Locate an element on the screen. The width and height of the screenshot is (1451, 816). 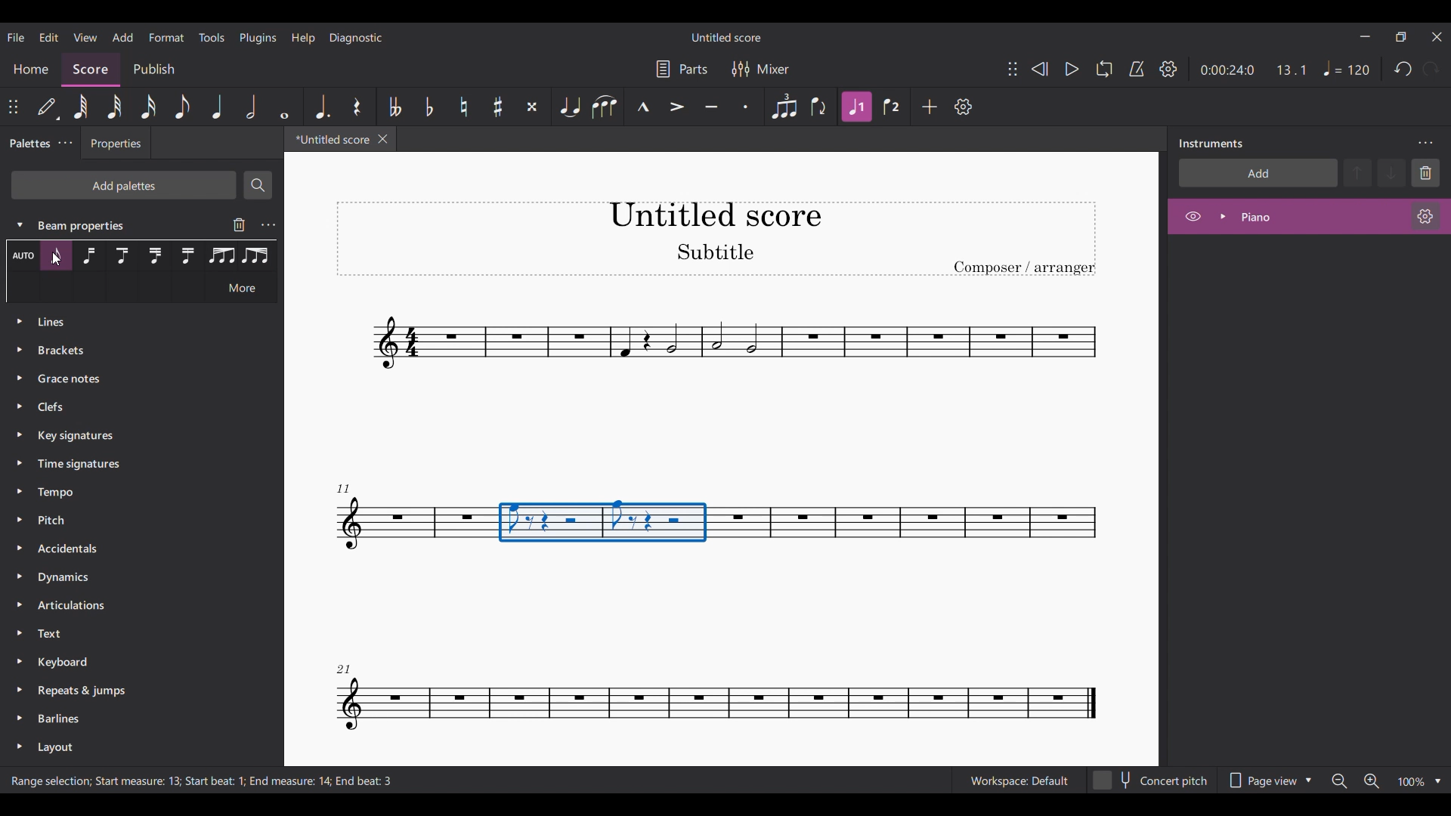
Concert pitch is located at coordinates (1151, 777).